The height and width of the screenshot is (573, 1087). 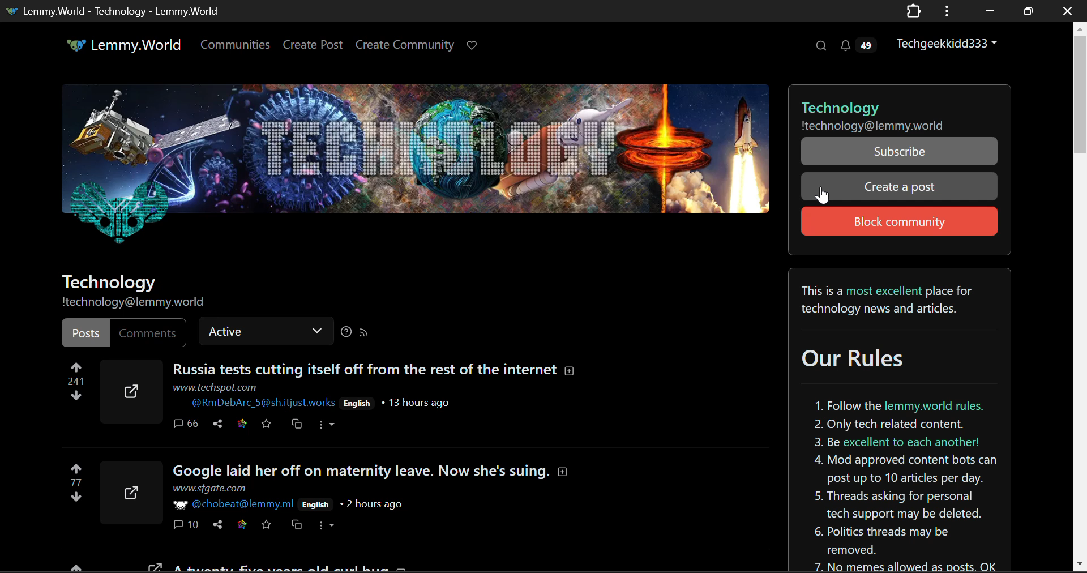 I want to click on Communities Page Open, so click(x=237, y=44).